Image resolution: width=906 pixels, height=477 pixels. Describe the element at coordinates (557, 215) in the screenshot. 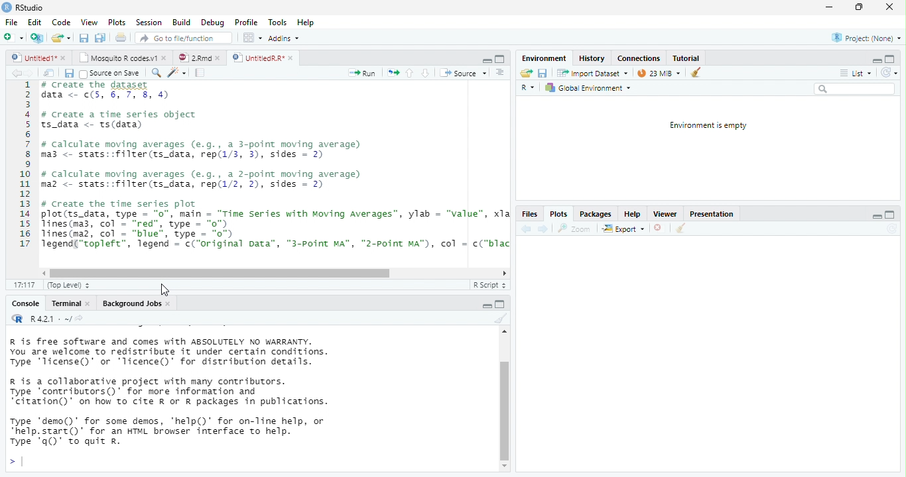

I see `Plots` at that location.